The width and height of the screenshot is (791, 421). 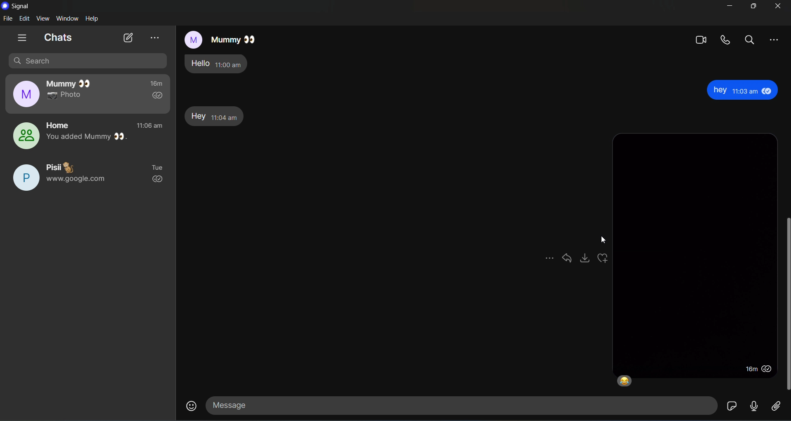 I want to click on hello message, so click(x=221, y=64).